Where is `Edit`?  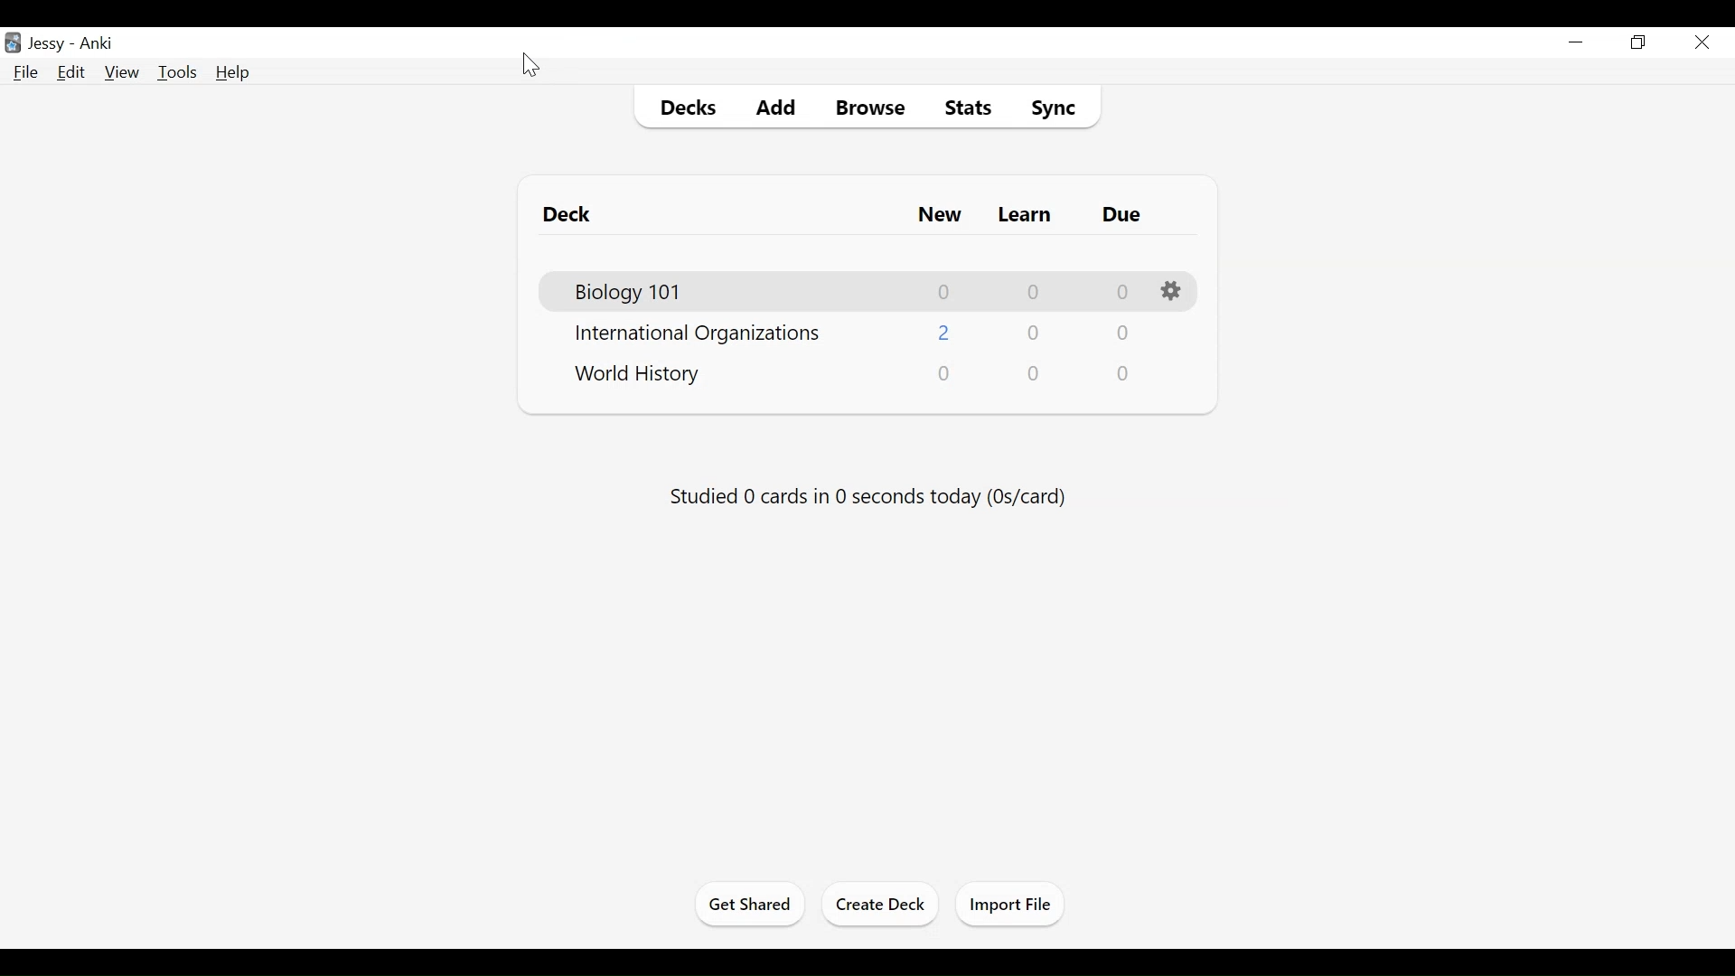
Edit is located at coordinates (71, 71).